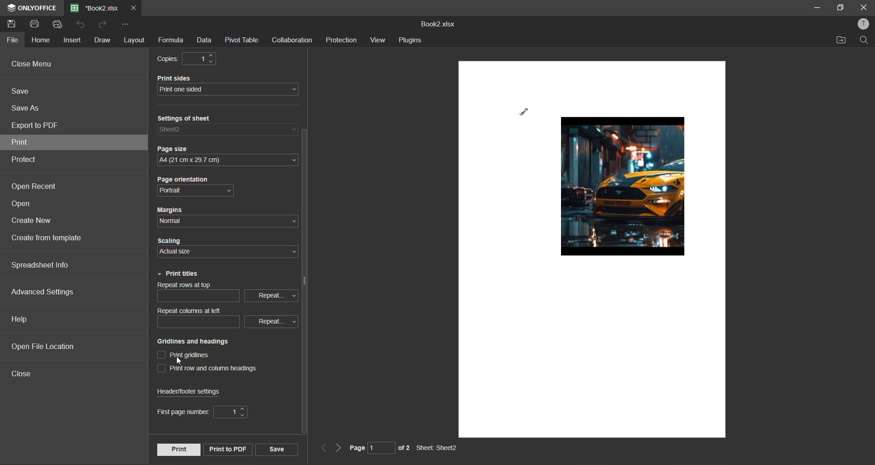  Describe the element at coordinates (862, 24) in the screenshot. I see `profile` at that location.